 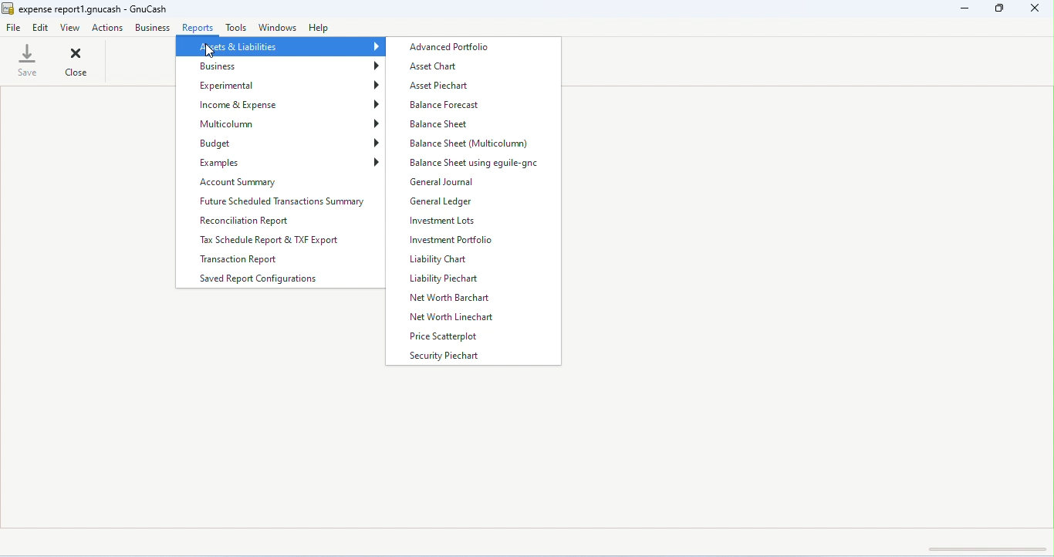 What do you see at coordinates (249, 221) in the screenshot?
I see `reconciliation report` at bounding box center [249, 221].